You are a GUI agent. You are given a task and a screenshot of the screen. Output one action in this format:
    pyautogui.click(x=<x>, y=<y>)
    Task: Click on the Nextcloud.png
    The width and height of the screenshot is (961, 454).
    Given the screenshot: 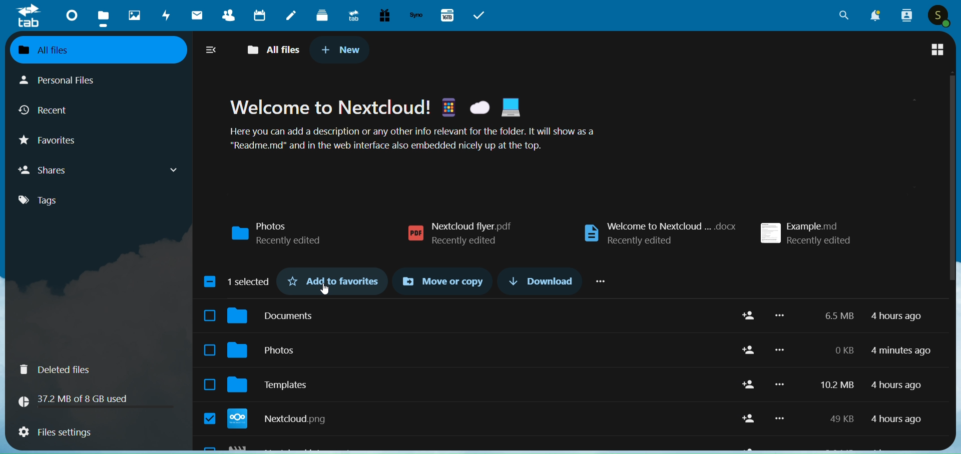 What is the action you would take?
    pyautogui.click(x=479, y=418)
    